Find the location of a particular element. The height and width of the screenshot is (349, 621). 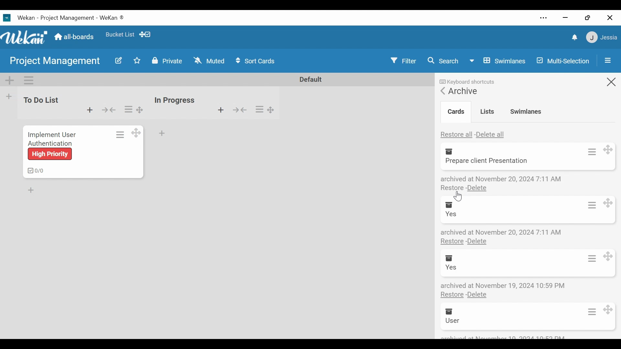

Board Name is located at coordinates (57, 61).